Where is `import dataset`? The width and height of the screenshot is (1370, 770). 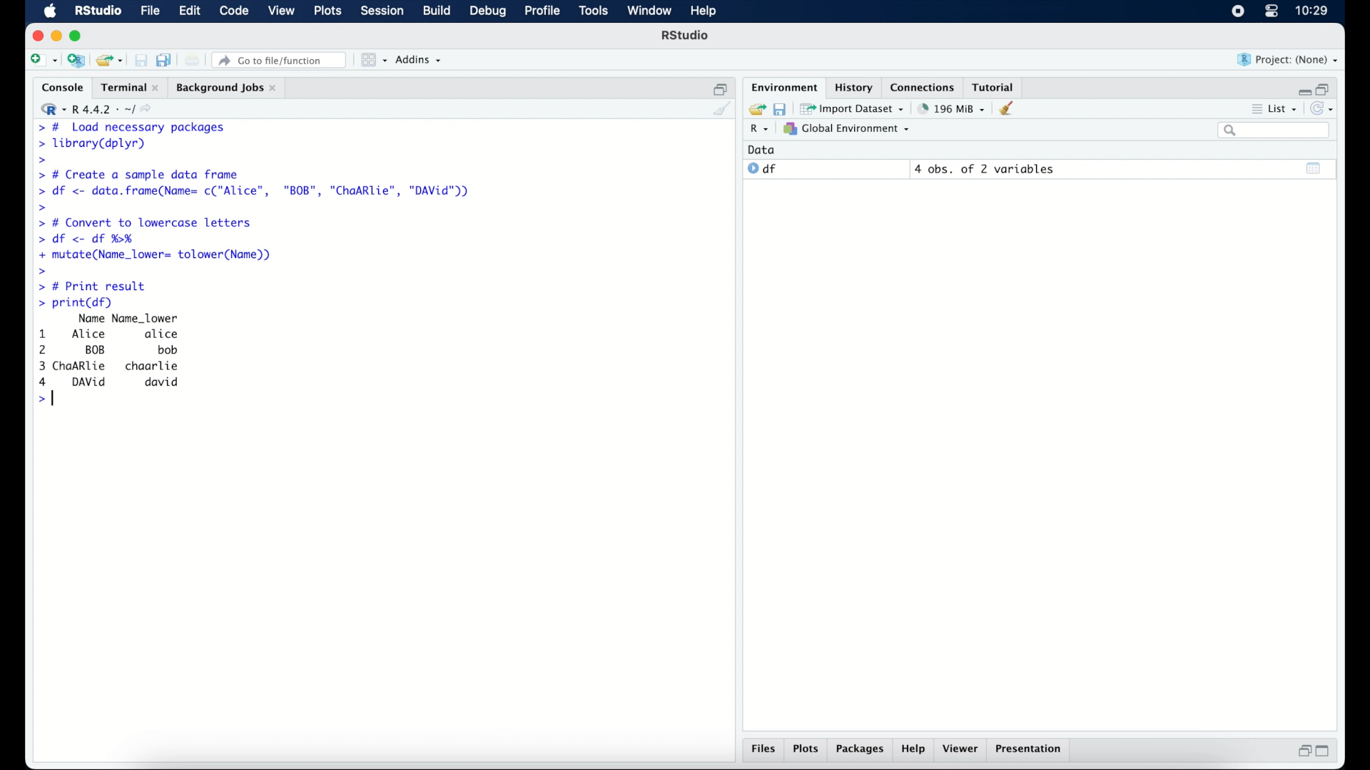 import dataset is located at coordinates (853, 108).